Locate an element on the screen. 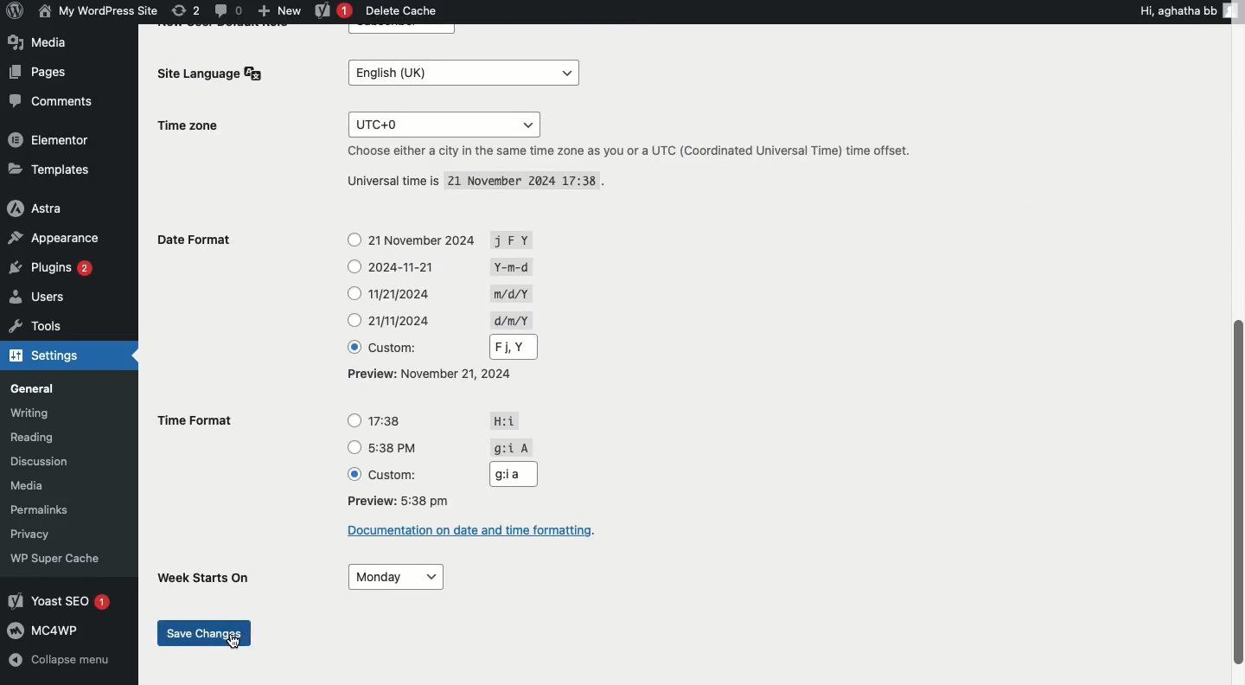 The image size is (1245, 685). Comment is located at coordinates (48, 104).